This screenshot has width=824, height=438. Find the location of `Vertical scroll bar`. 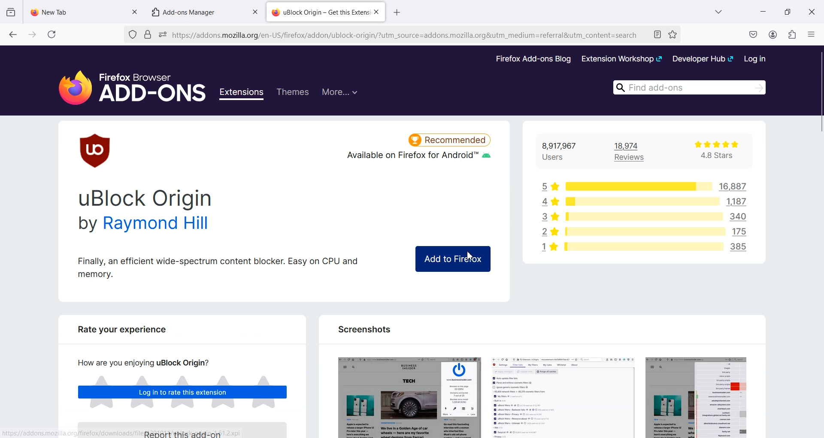

Vertical scroll bar is located at coordinates (819, 241).